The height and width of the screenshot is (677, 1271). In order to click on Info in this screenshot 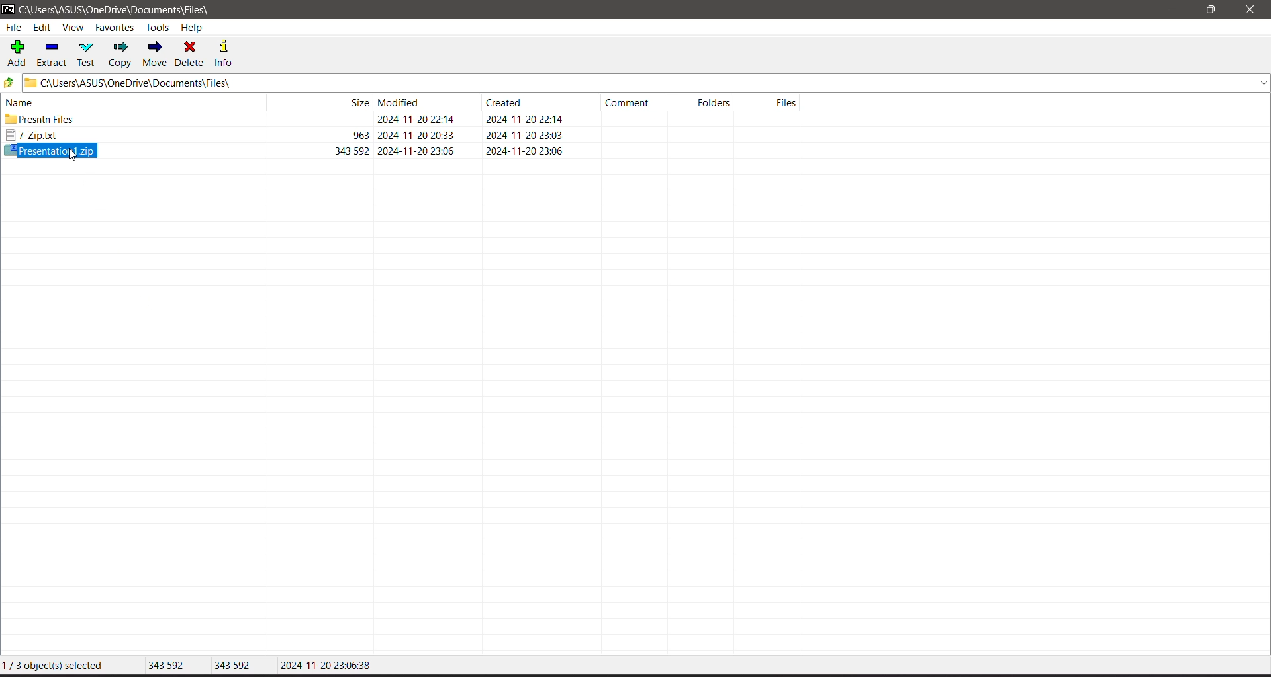, I will do `click(228, 53)`.